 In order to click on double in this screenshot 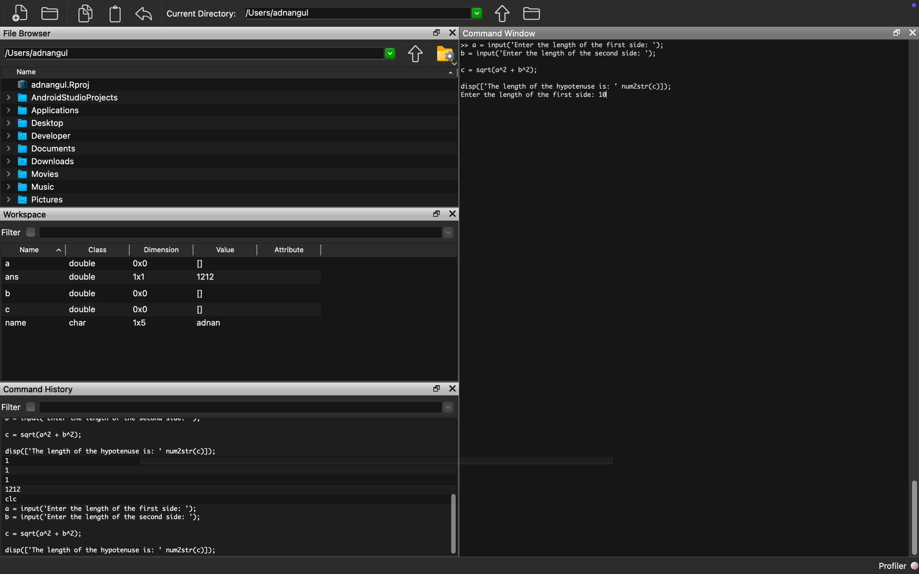, I will do `click(81, 279)`.